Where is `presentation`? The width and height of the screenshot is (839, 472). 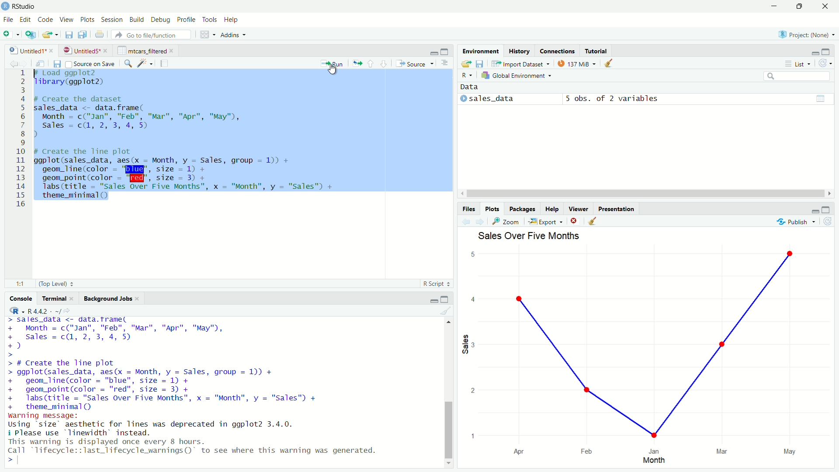
presentation is located at coordinates (618, 210).